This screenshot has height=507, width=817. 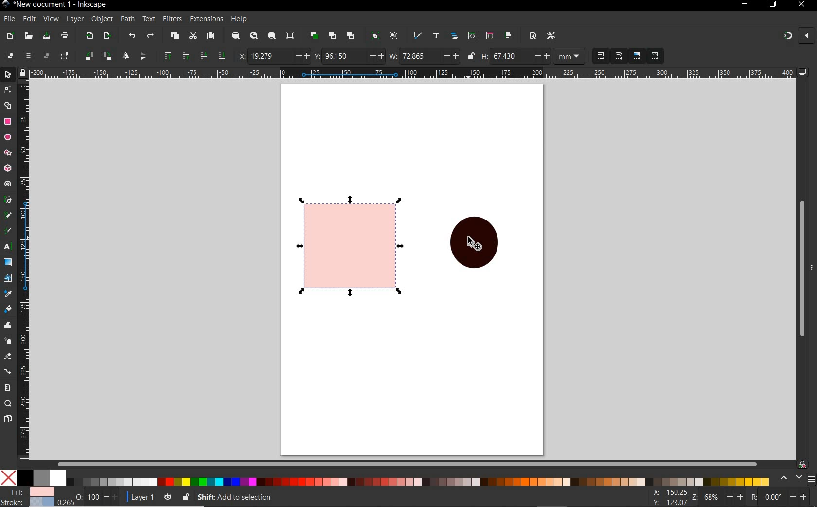 I want to click on ruler, so click(x=414, y=72).